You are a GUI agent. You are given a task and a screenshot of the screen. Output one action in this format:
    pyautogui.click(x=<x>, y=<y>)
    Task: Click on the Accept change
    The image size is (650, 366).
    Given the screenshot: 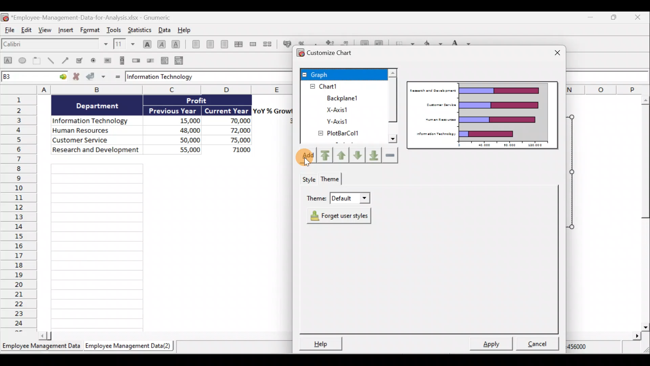 What is the action you would take?
    pyautogui.click(x=97, y=77)
    